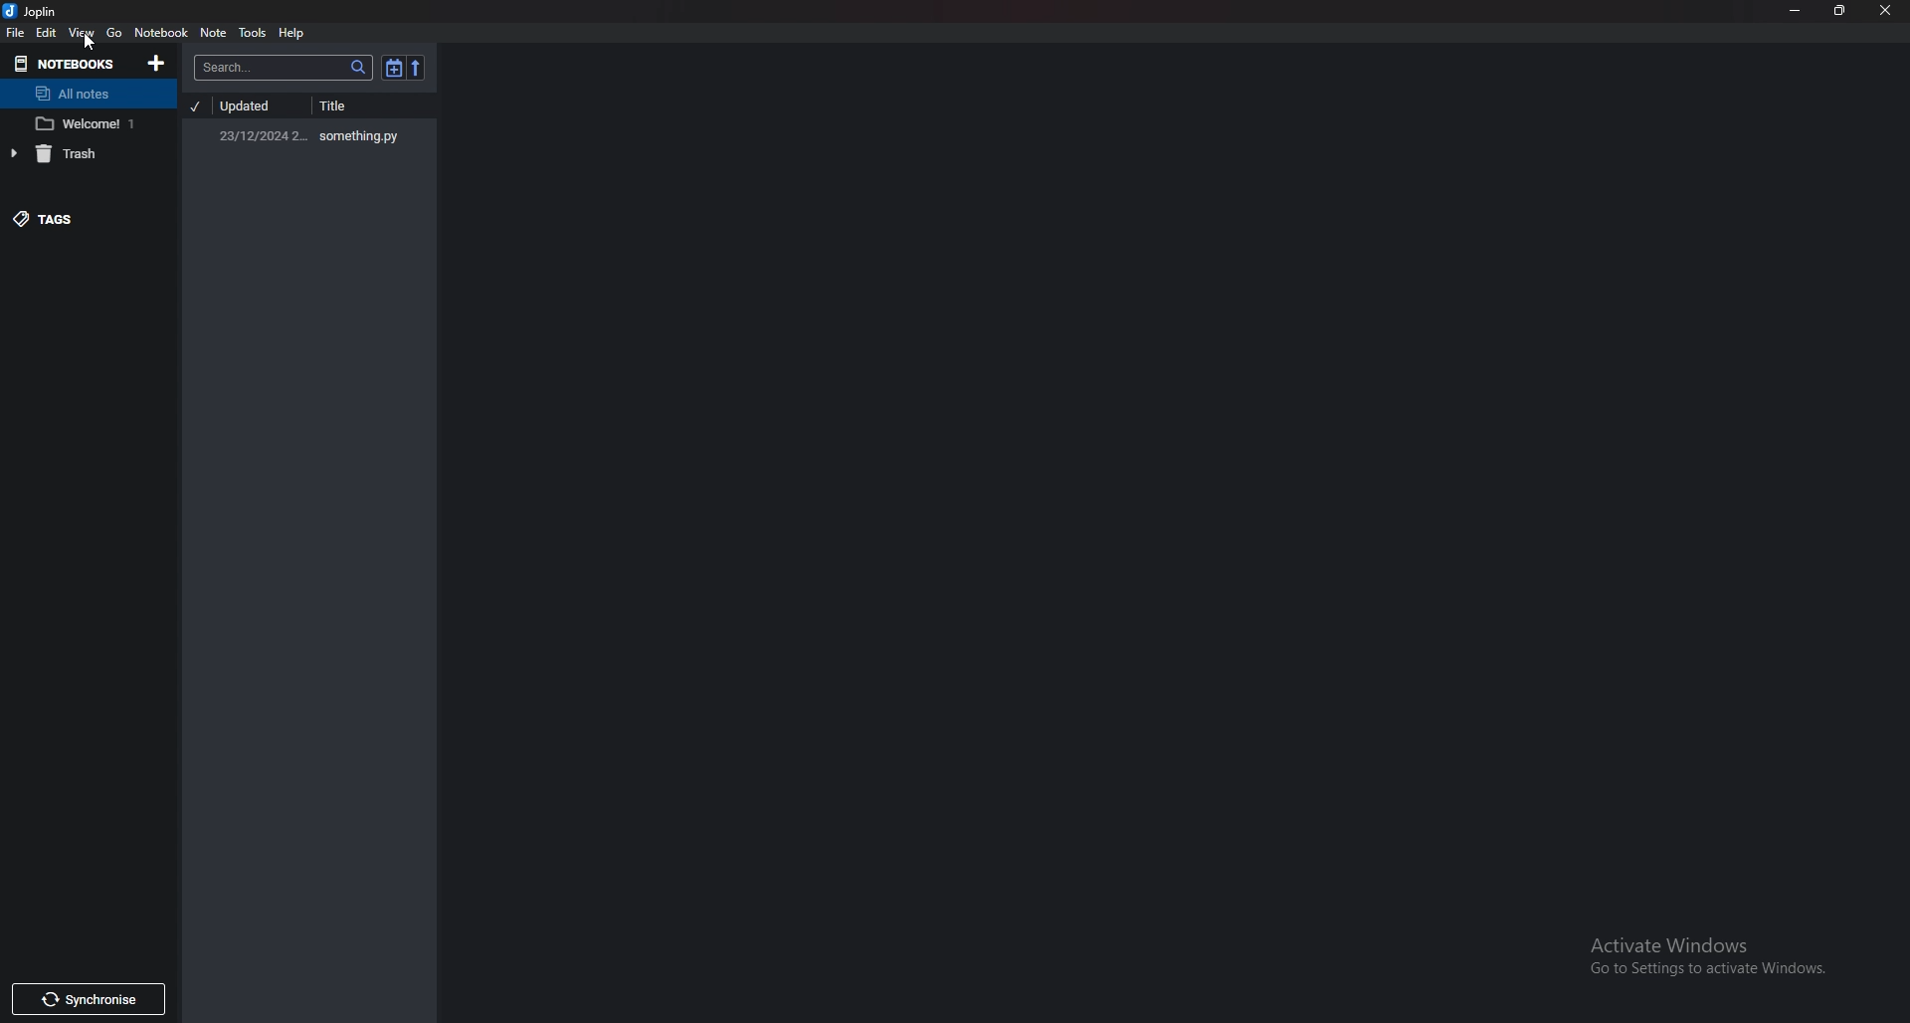 The image size is (1910, 1023). Describe the element at coordinates (213, 34) in the screenshot. I see `note` at that location.